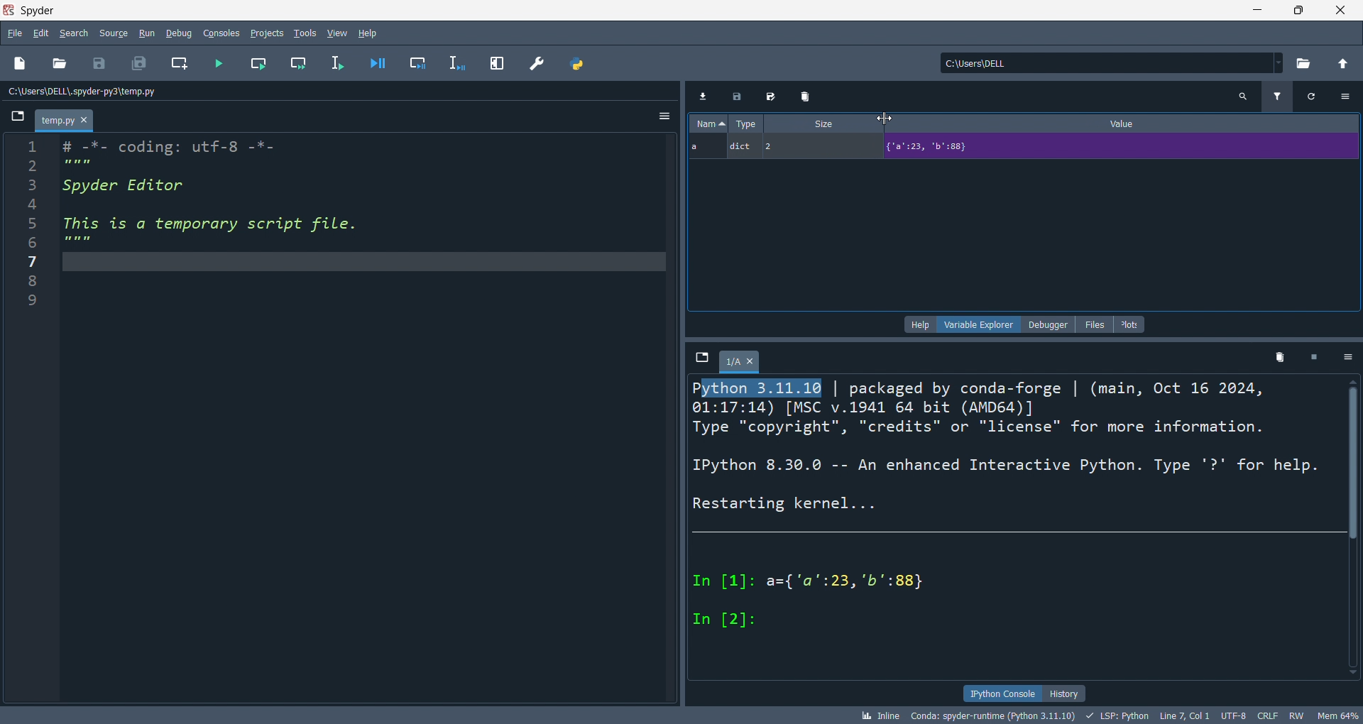 The height and width of the screenshot is (724, 1363). What do you see at coordinates (1022, 528) in the screenshot?
I see `ipython console pane` at bounding box center [1022, 528].